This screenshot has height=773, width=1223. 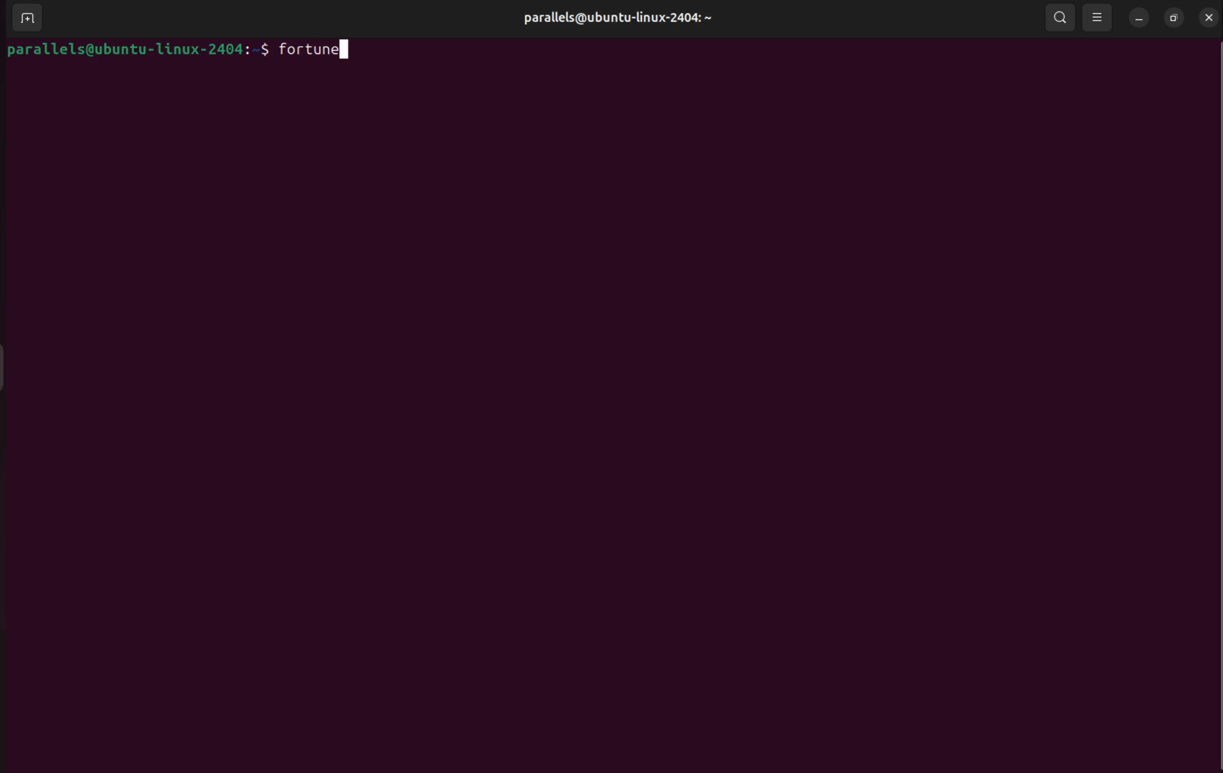 I want to click on parallels@ubuntu, so click(x=614, y=16).